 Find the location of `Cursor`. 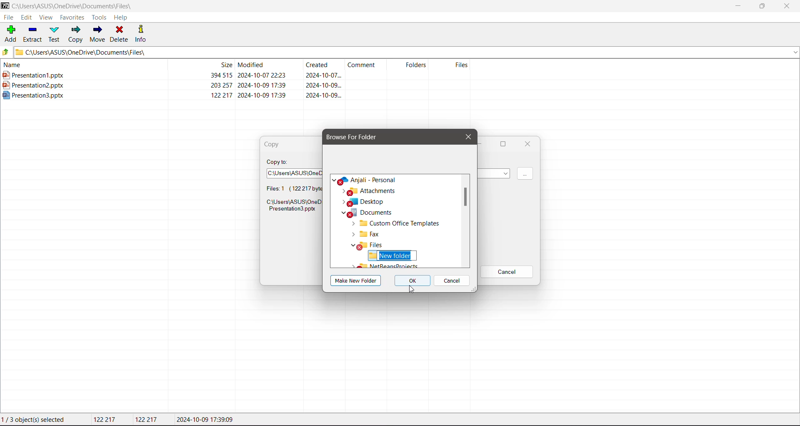

Cursor is located at coordinates (410, 288).